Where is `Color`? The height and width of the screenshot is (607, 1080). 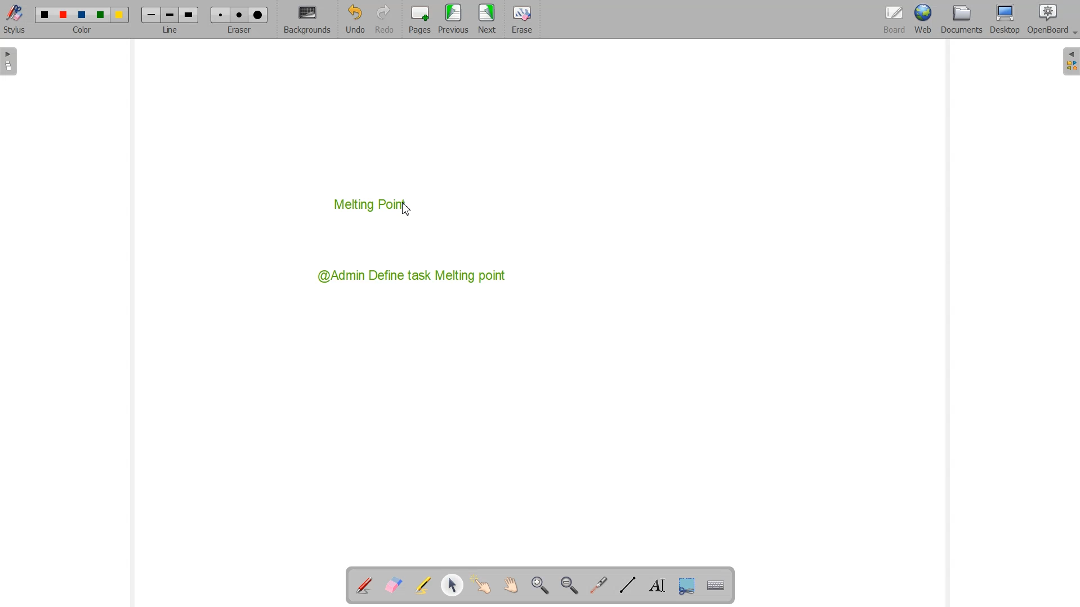 Color is located at coordinates (84, 20).